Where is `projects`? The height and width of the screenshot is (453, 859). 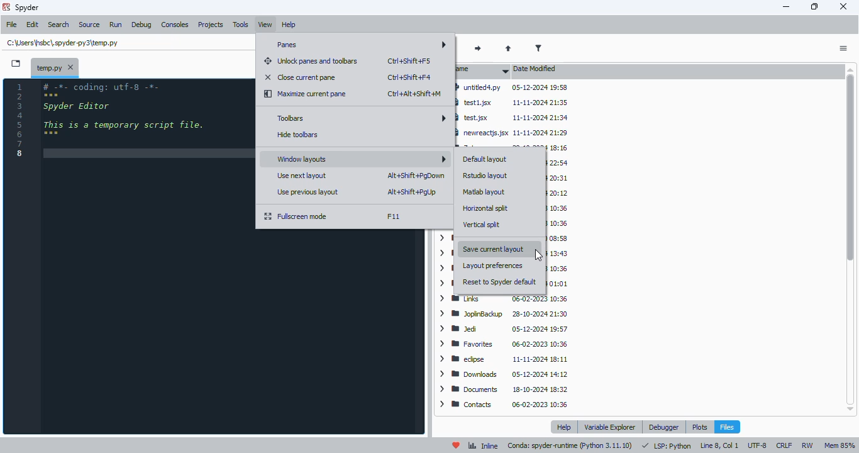 projects is located at coordinates (212, 25).